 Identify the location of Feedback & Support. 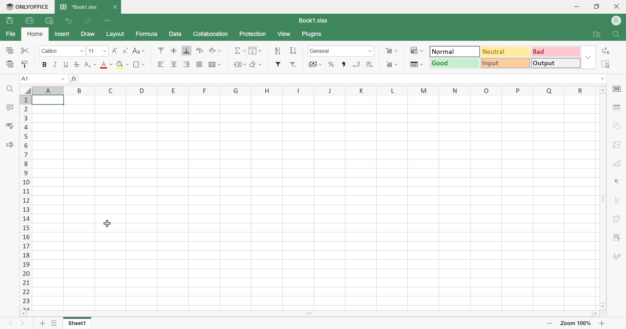
(11, 145).